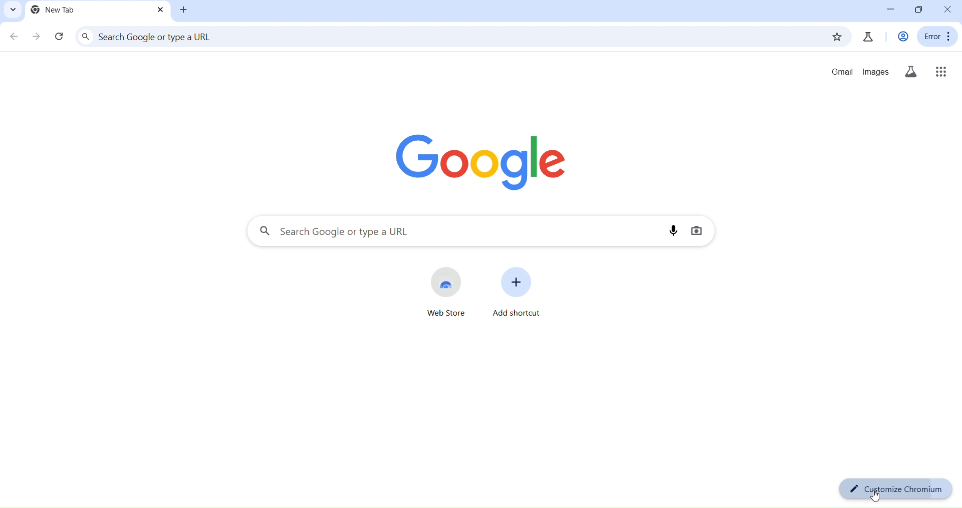  I want to click on add shorcut, so click(517, 290).